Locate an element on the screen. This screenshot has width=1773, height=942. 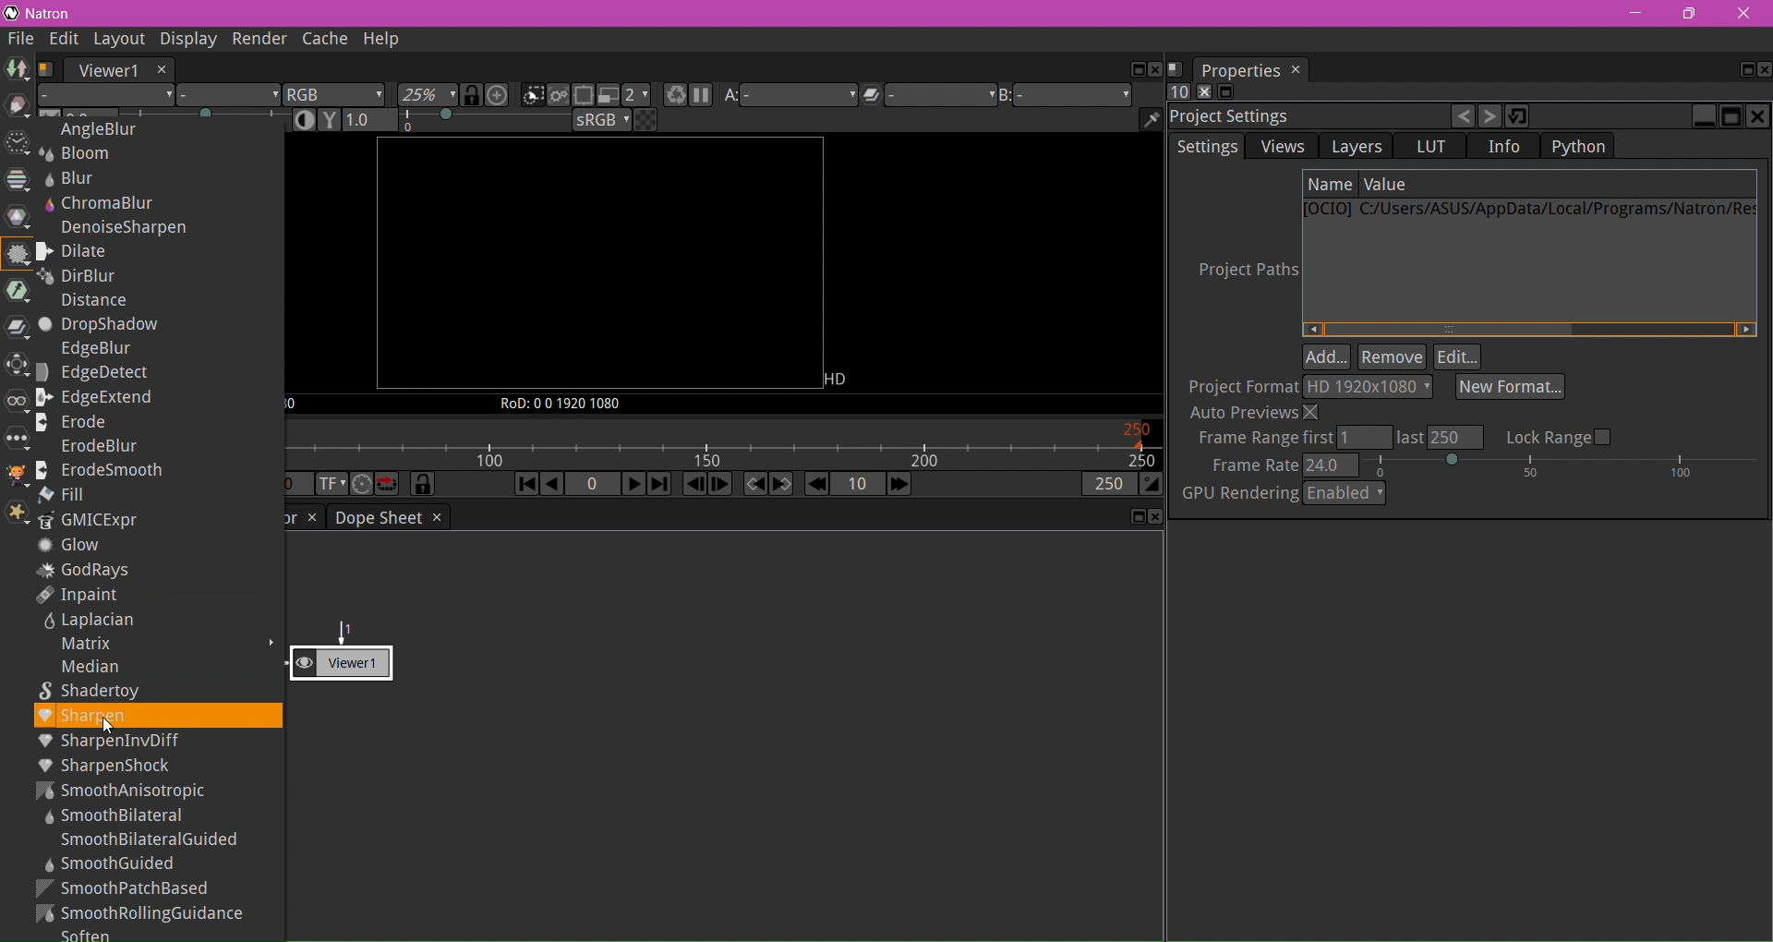
DenoiseSharpen is located at coordinates (122, 227).